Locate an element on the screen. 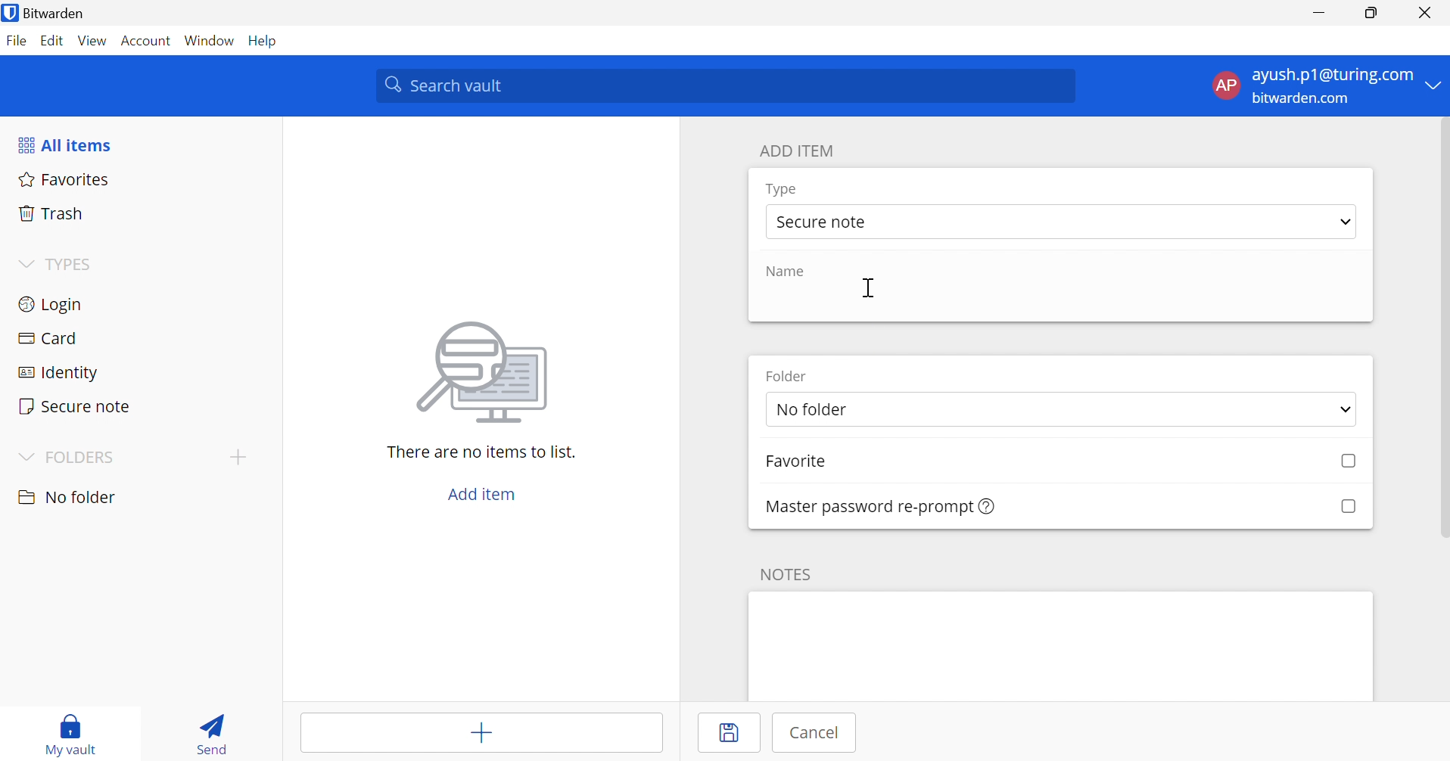  Dropdown is located at coordinates (21, 264).